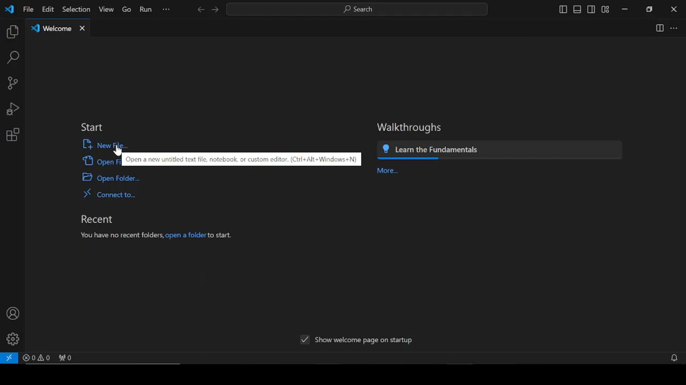 This screenshot has width=686, height=385. What do you see at coordinates (28, 9) in the screenshot?
I see `file` at bounding box center [28, 9].